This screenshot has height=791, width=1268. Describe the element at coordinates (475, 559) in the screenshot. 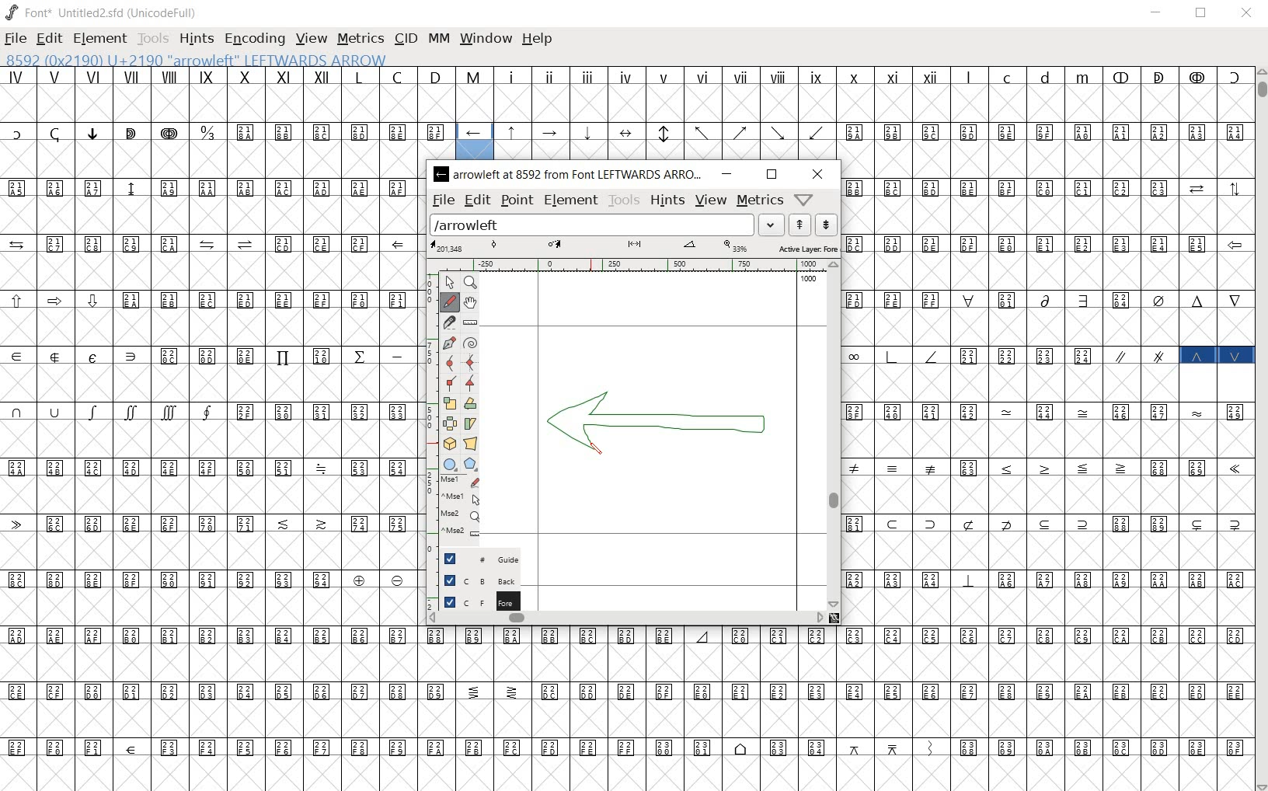

I see `Guide` at that location.